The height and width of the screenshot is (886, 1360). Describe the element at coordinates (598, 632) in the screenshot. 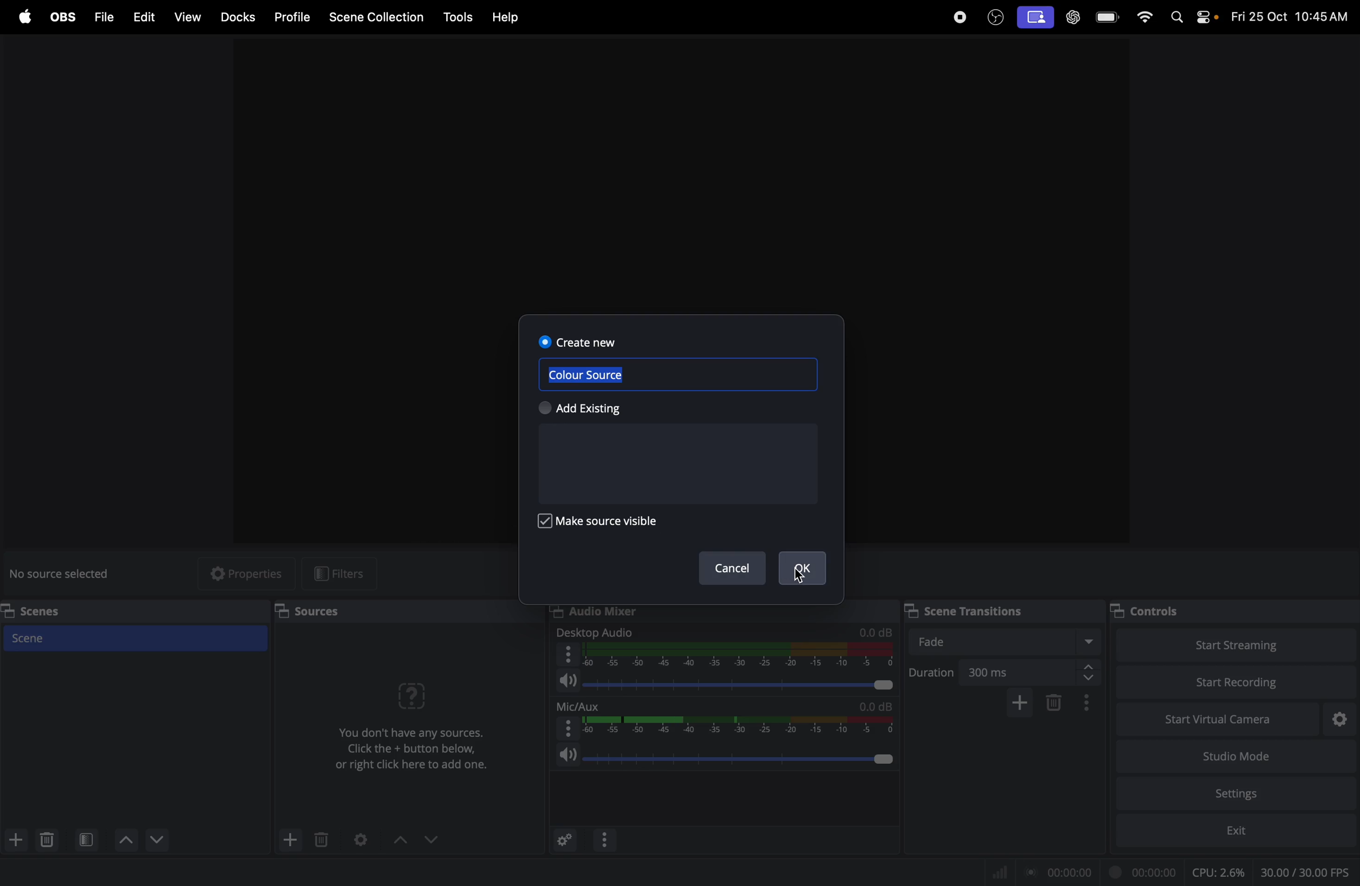

I see `desktop audio` at that location.